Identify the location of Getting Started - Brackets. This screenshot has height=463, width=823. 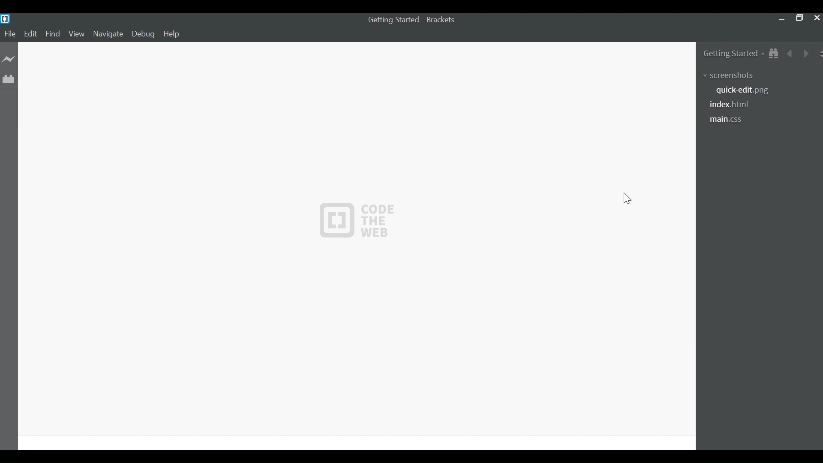
(409, 20).